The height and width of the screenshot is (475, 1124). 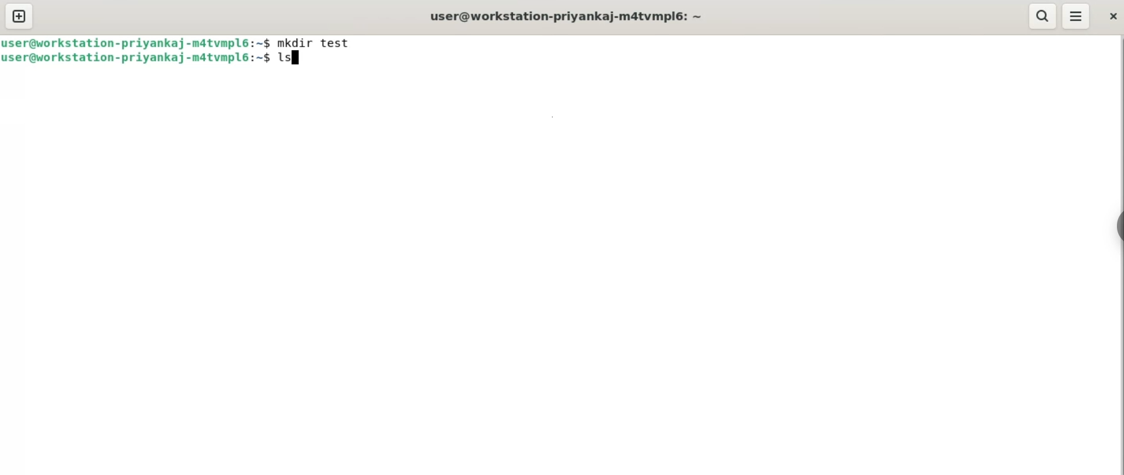 I want to click on user@workstation-priyankaj-m4tvmpl6: ~$, so click(x=137, y=58).